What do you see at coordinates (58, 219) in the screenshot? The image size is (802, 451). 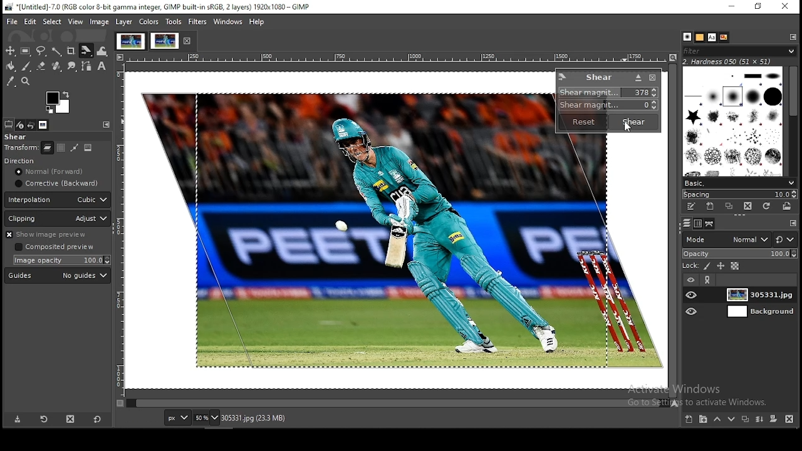 I see `clipping` at bounding box center [58, 219].